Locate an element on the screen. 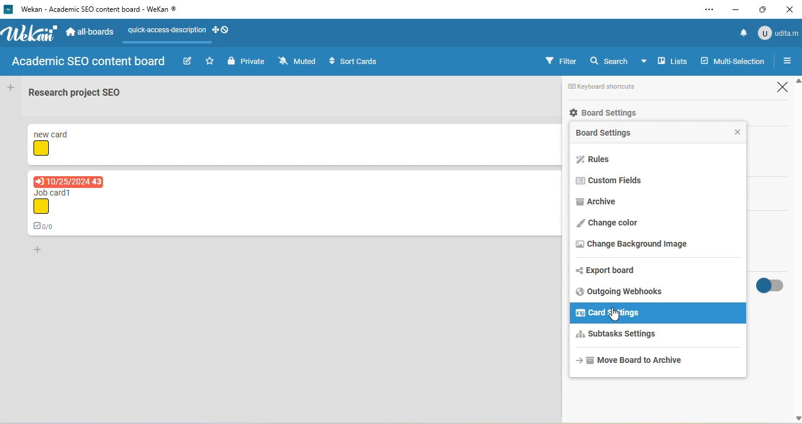 This screenshot has height=424, width=802. keyboard shortcuts is located at coordinates (604, 89).